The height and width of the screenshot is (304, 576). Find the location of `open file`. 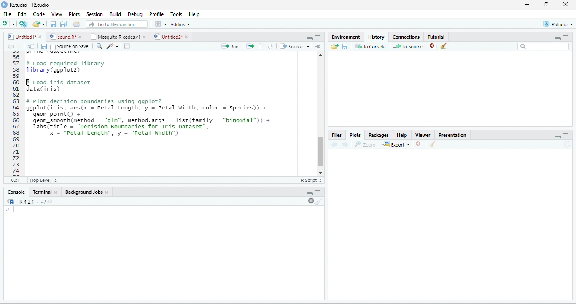

open file is located at coordinates (39, 24).